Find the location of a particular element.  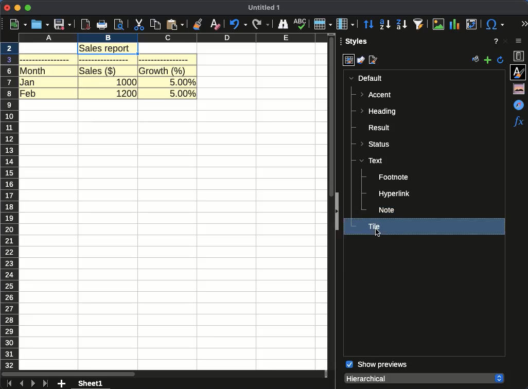

row is located at coordinates (323, 24).